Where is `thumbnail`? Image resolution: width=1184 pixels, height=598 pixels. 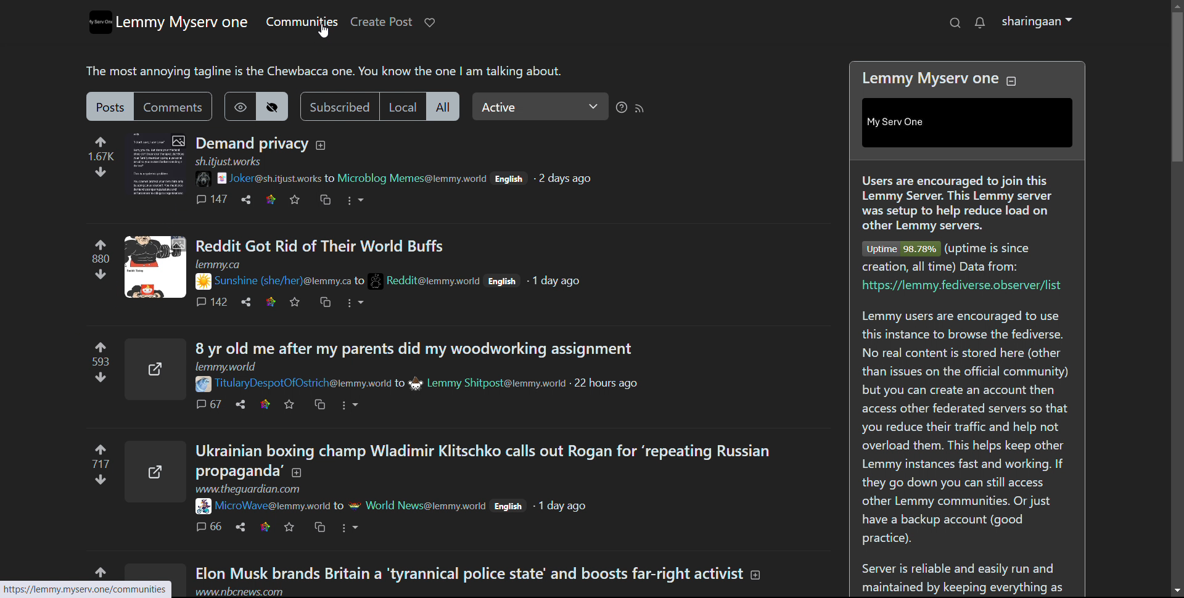
thumbnail is located at coordinates (155, 367).